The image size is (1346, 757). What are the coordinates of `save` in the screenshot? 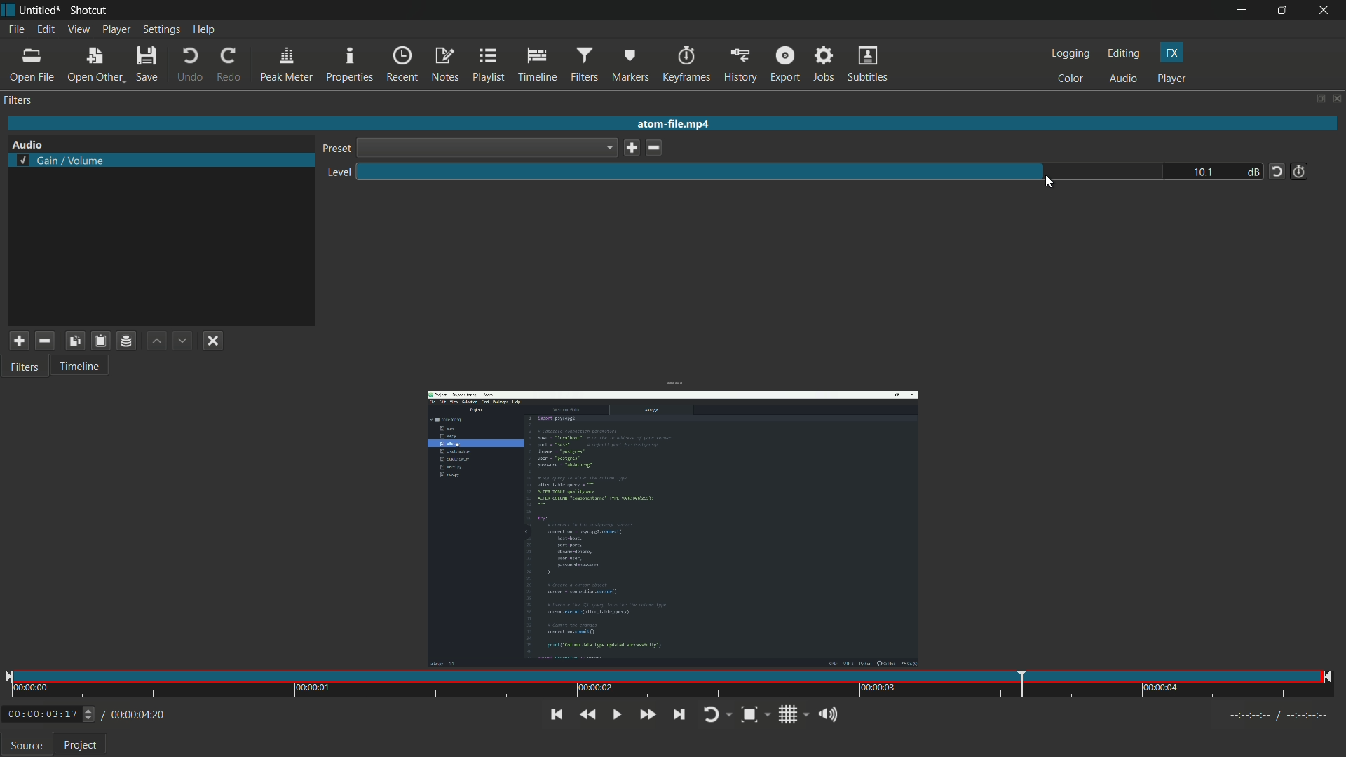 It's located at (147, 66).